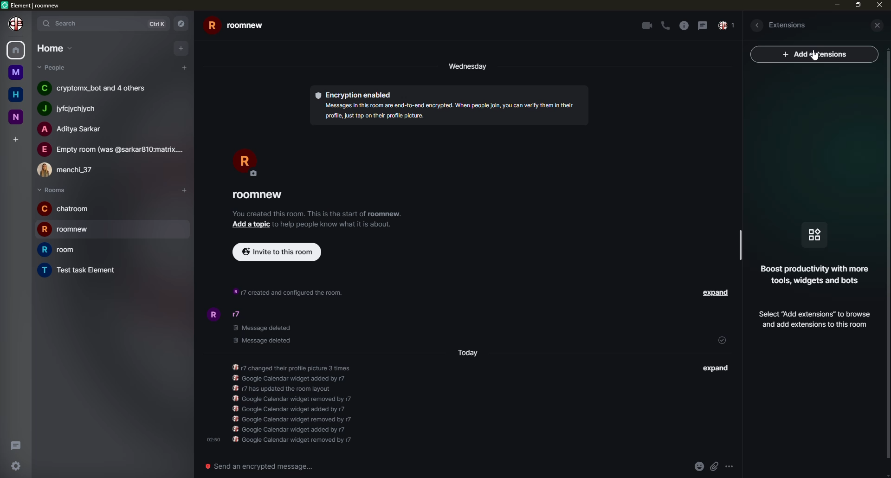 The image size is (891, 478). I want to click on encryption enabled, so click(355, 95).